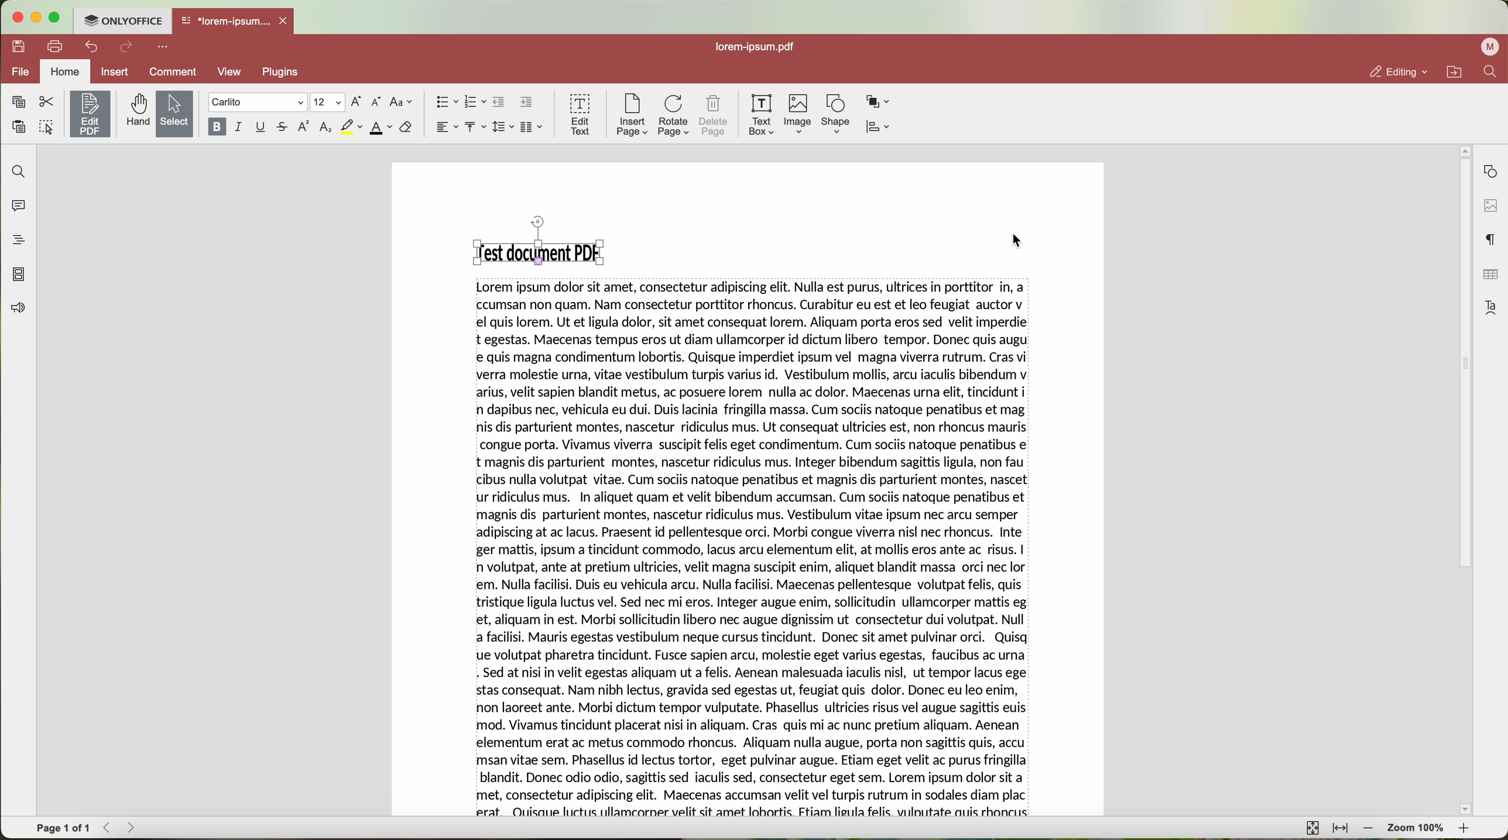 Image resolution: width=1508 pixels, height=840 pixels. What do you see at coordinates (46, 126) in the screenshot?
I see `select all` at bounding box center [46, 126].